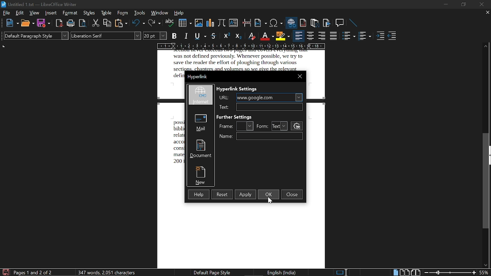  What do you see at coordinates (486, 182) in the screenshot?
I see `vertical scrollbar` at bounding box center [486, 182].